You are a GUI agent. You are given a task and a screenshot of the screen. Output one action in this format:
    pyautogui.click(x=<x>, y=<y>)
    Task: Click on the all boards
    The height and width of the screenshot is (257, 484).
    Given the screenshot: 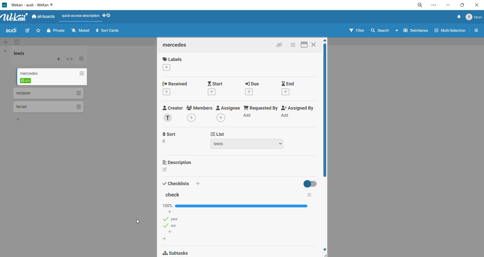 What is the action you would take?
    pyautogui.click(x=44, y=16)
    